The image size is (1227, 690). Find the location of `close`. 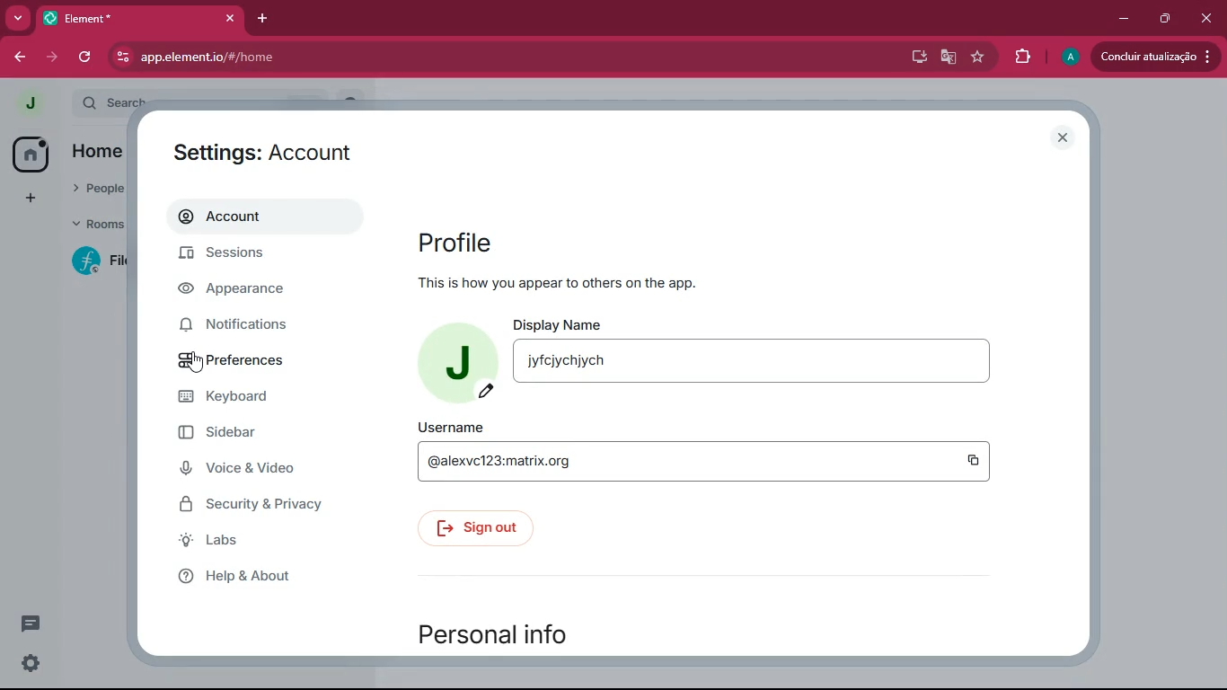

close is located at coordinates (1063, 137).